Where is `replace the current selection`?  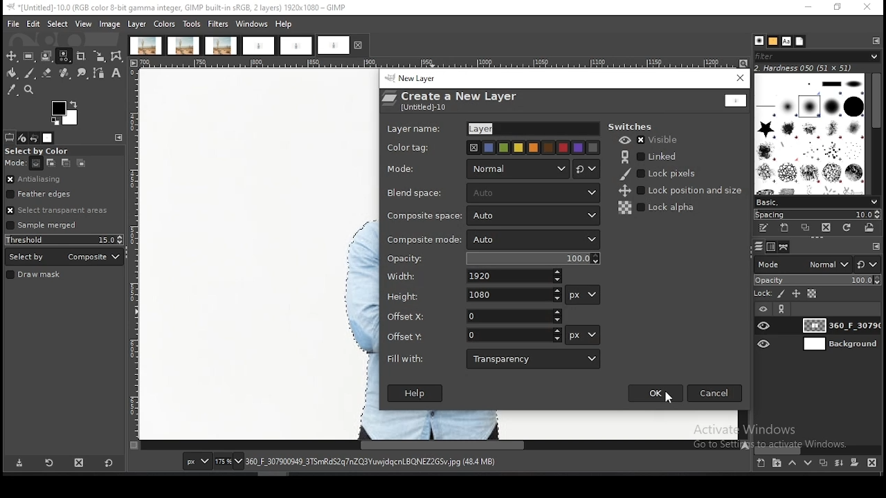 replace the current selection is located at coordinates (37, 164).